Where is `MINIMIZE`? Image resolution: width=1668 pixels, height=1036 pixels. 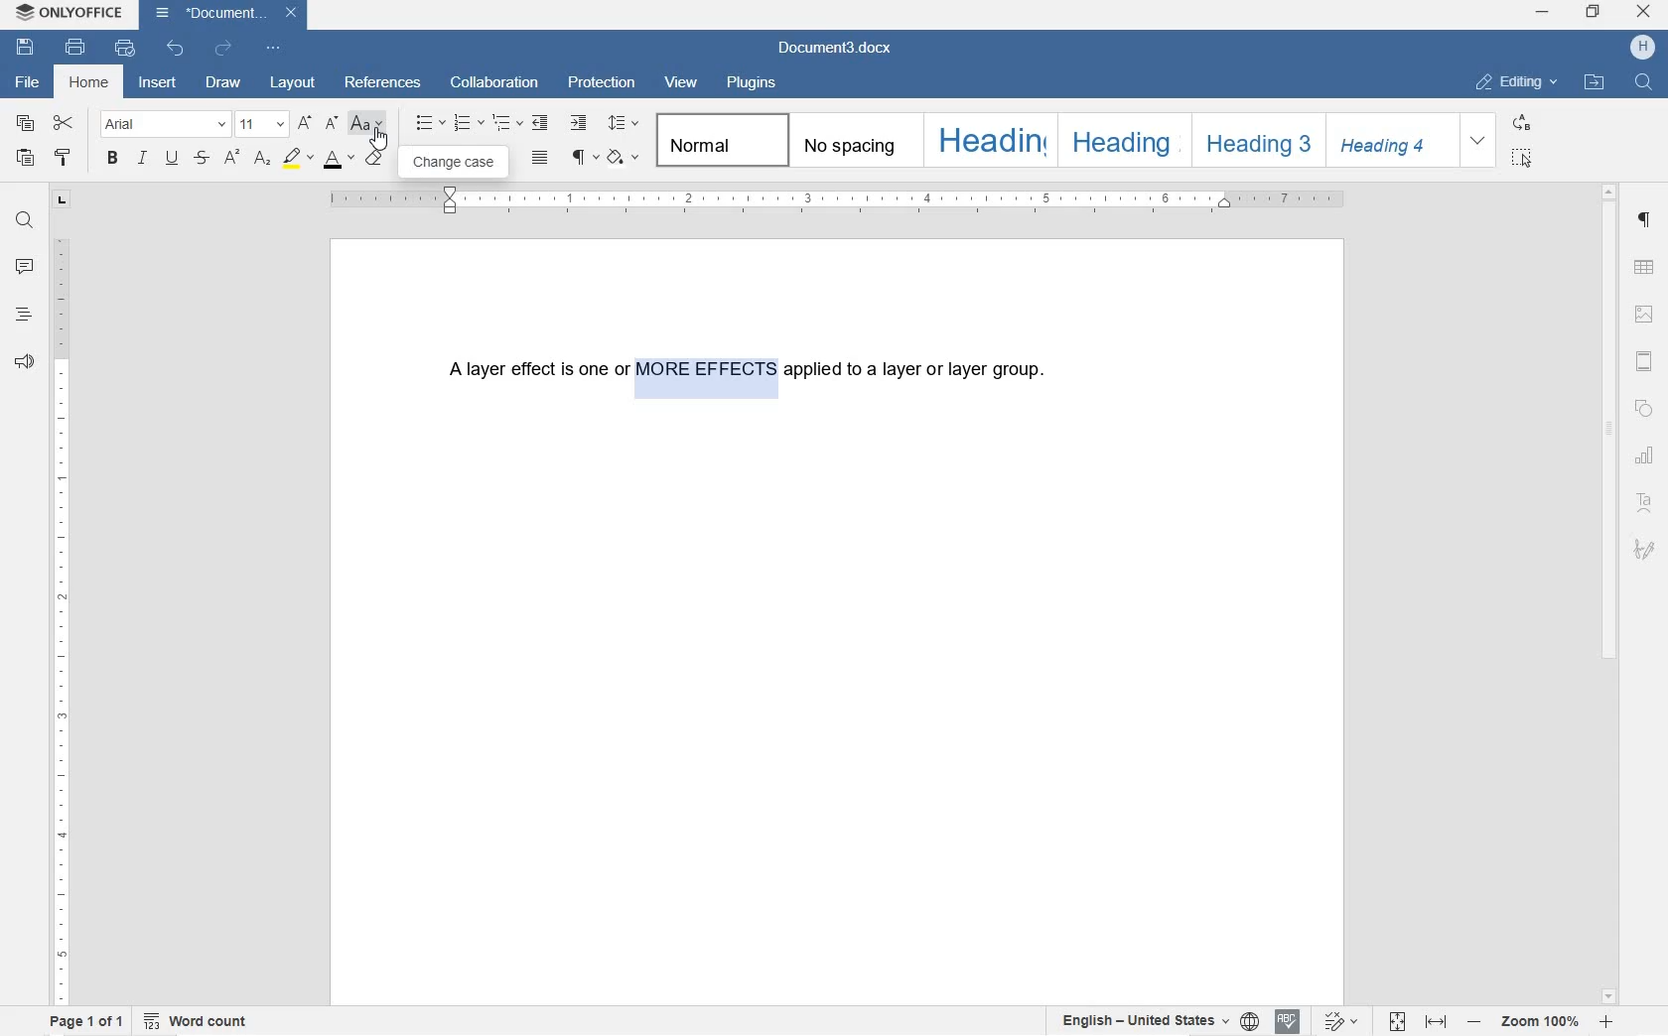
MINIMIZE is located at coordinates (1545, 13).